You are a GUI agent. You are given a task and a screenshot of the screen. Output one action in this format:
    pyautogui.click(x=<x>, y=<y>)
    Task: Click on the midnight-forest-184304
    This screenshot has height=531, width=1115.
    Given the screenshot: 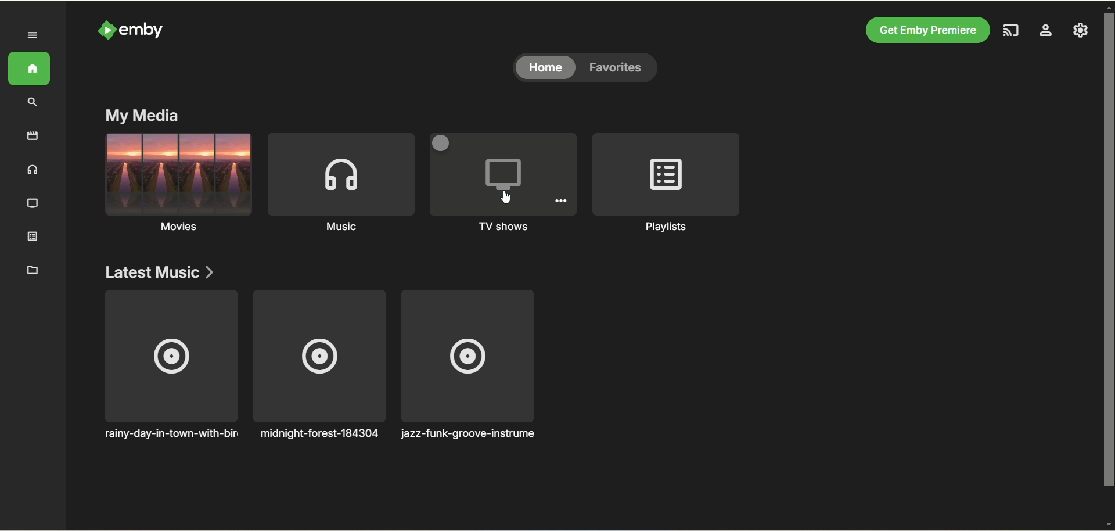 What is the action you would take?
    pyautogui.click(x=318, y=367)
    